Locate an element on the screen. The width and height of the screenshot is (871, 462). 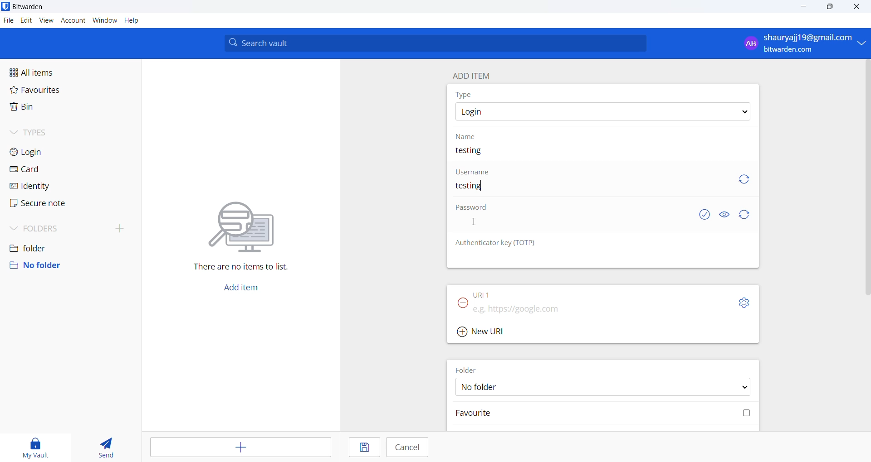
send is located at coordinates (107, 446).